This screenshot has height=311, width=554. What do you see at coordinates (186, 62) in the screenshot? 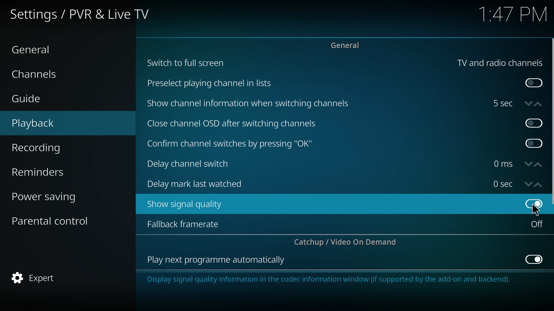
I see `switch to full screen` at bounding box center [186, 62].